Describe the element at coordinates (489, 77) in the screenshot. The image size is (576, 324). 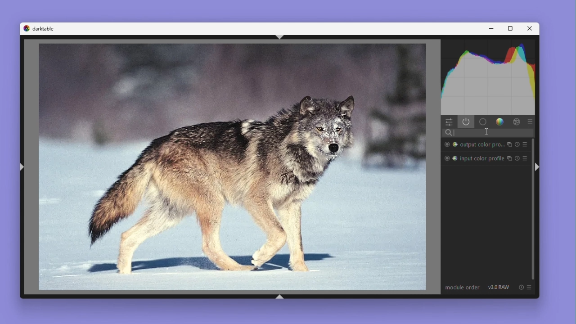
I see `Histogram` at that location.